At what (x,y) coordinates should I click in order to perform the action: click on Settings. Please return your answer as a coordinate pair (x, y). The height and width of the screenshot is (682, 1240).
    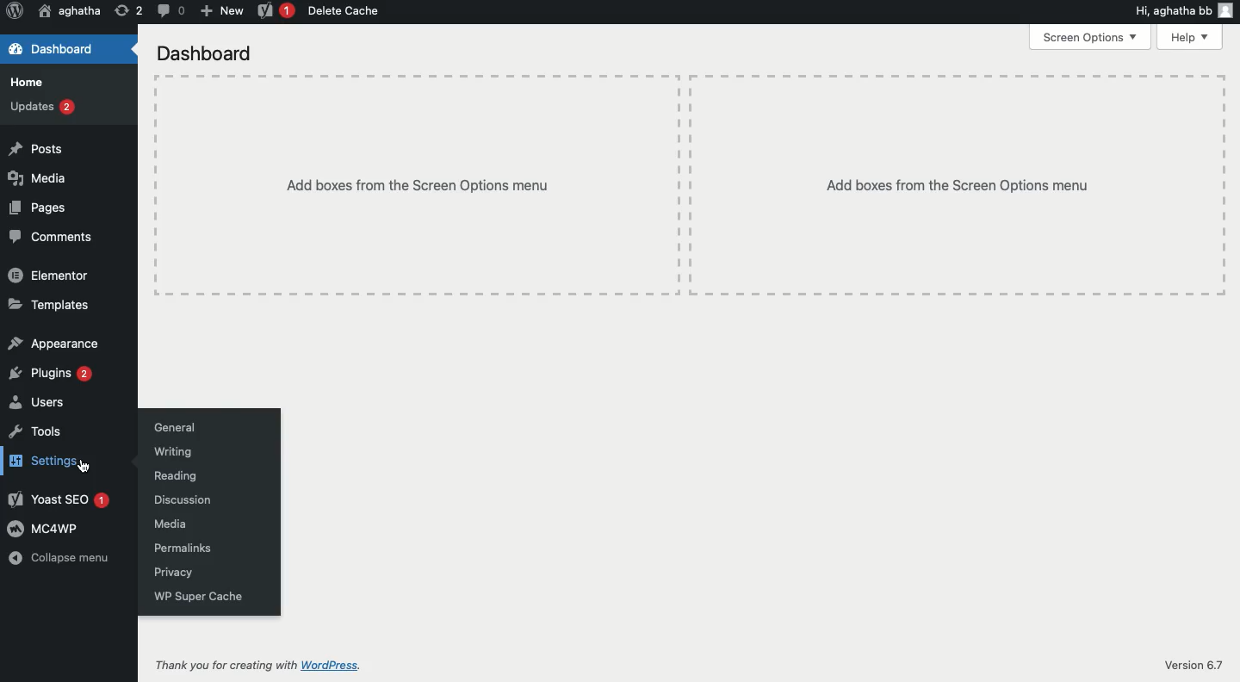
    Looking at the image, I should click on (49, 464).